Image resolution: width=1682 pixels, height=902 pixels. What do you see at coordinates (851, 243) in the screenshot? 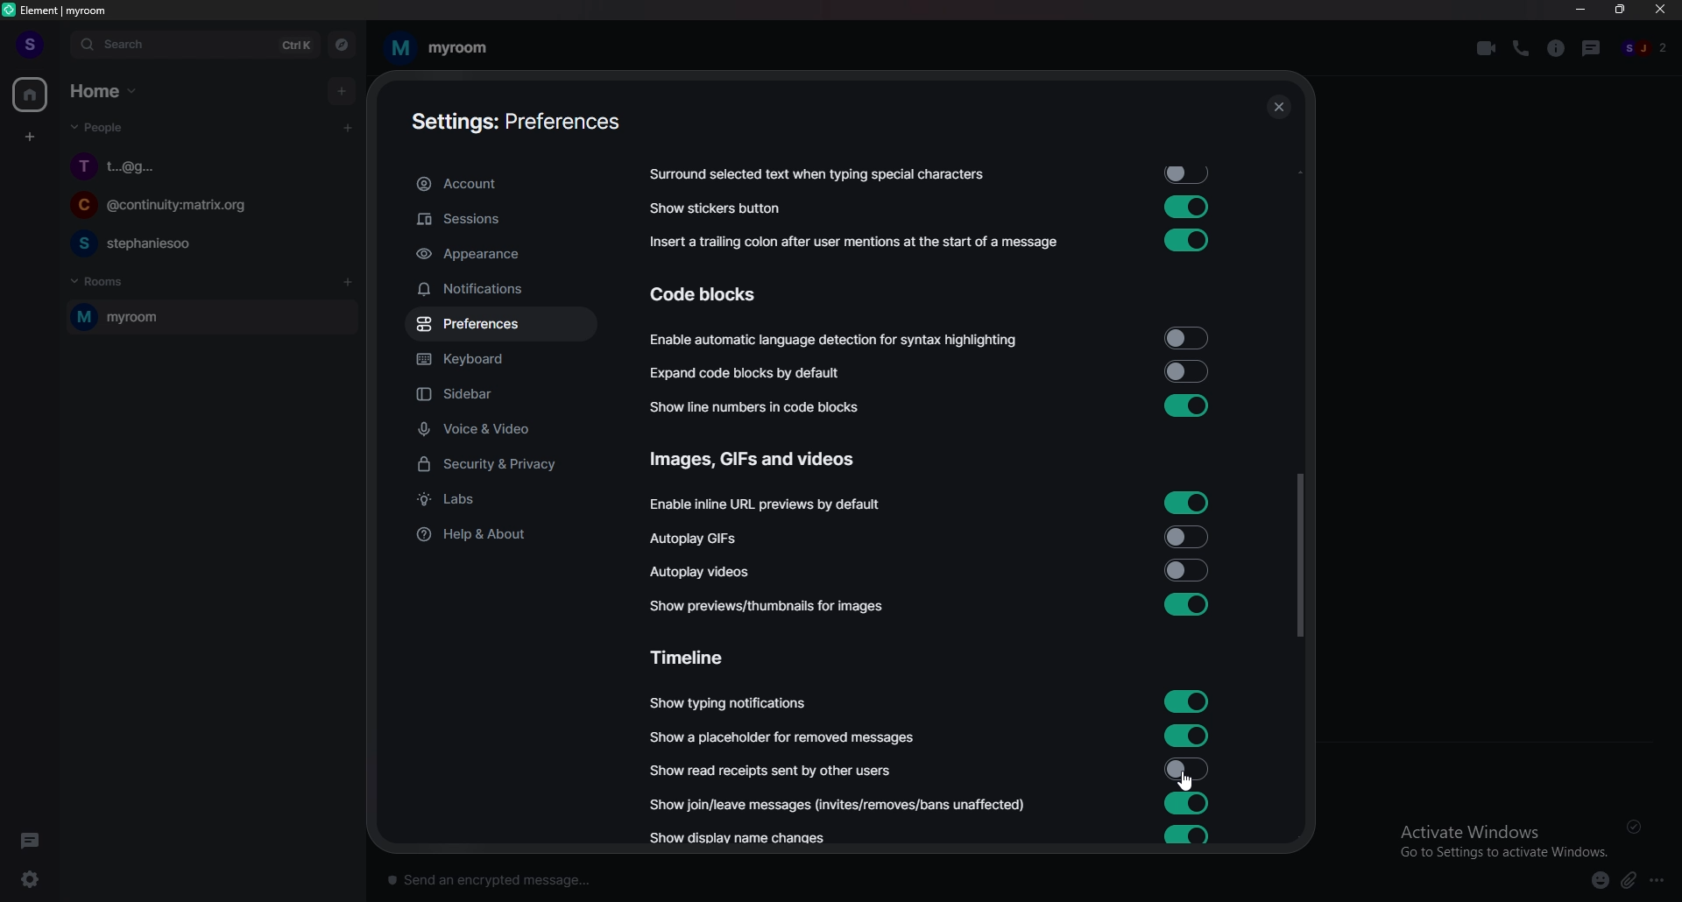
I see `insert and trailing colon` at bounding box center [851, 243].